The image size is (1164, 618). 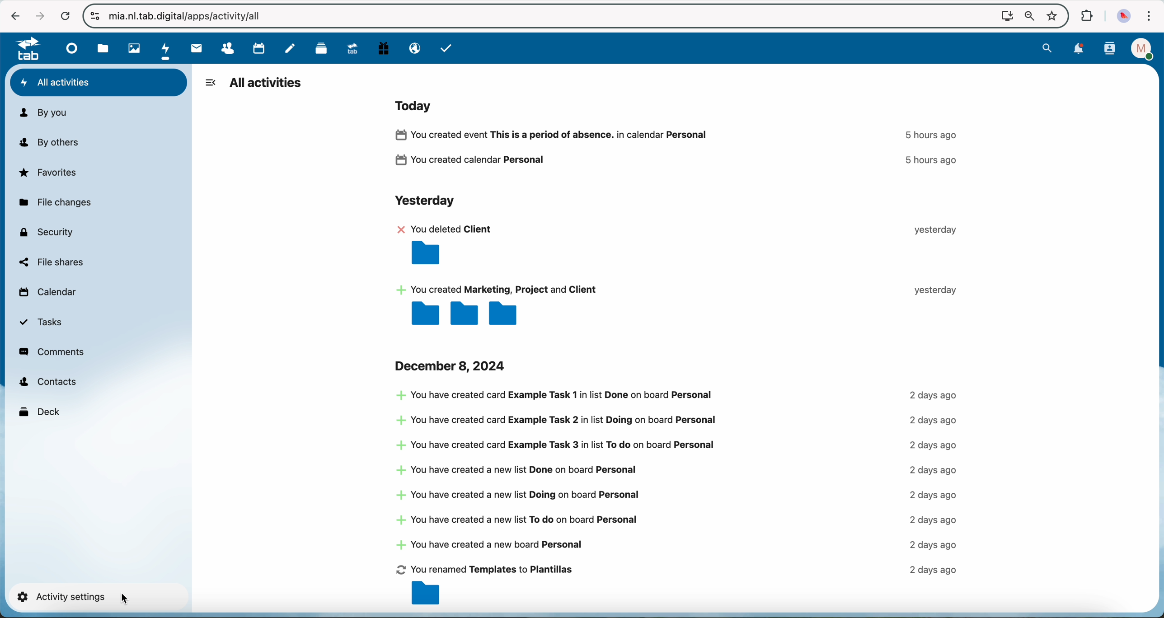 I want to click on deck, so click(x=318, y=48).